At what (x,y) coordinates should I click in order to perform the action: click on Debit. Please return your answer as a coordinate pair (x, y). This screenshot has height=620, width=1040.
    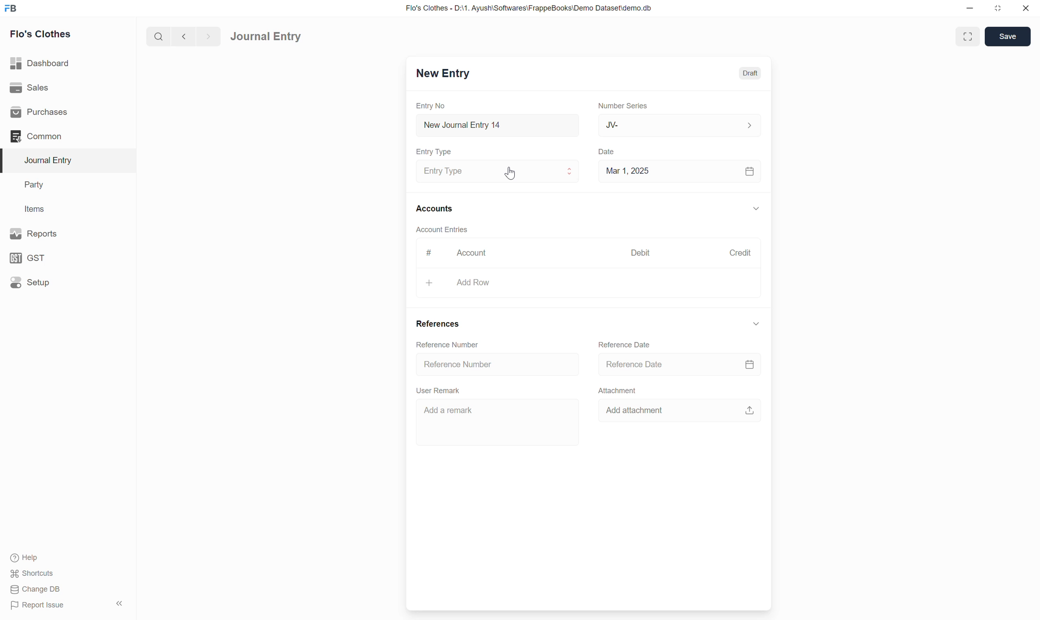
    Looking at the image, I should click on (641, 252).